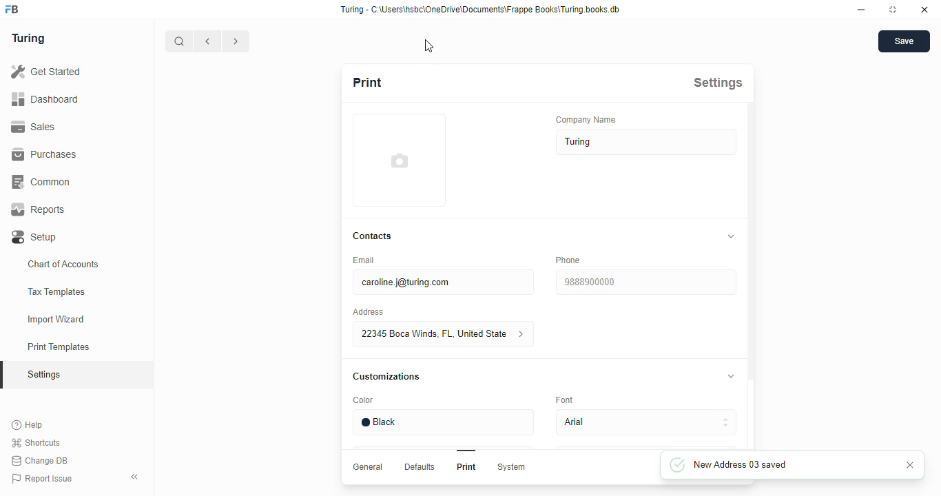  I want to click on close, so click(911, 465).